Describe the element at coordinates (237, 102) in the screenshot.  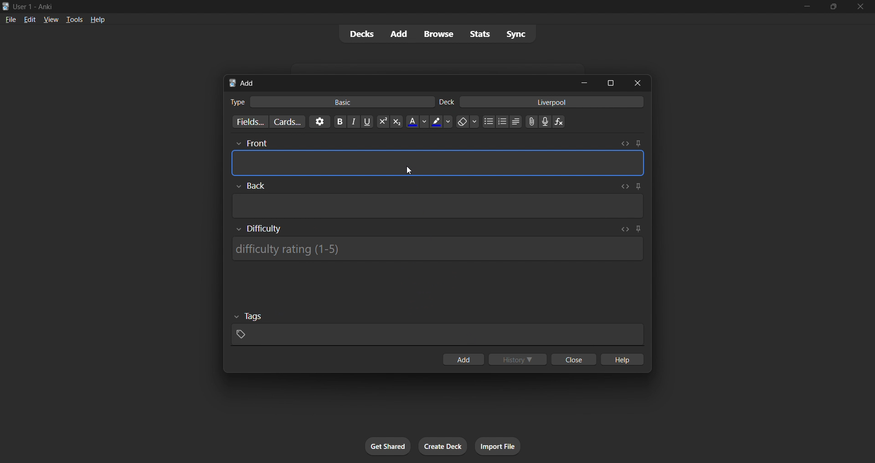
I see `Text` at that location.